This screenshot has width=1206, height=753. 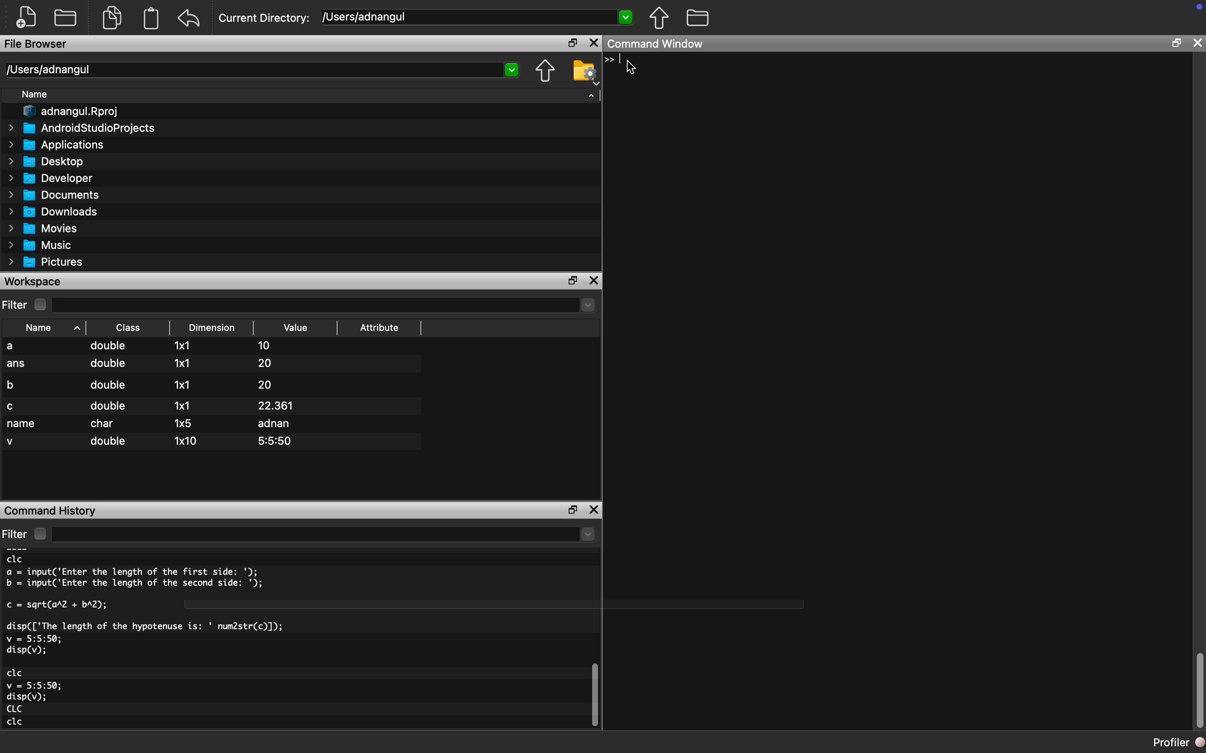 I want to click on /Users/adnangul, so click(x=462, y=16).